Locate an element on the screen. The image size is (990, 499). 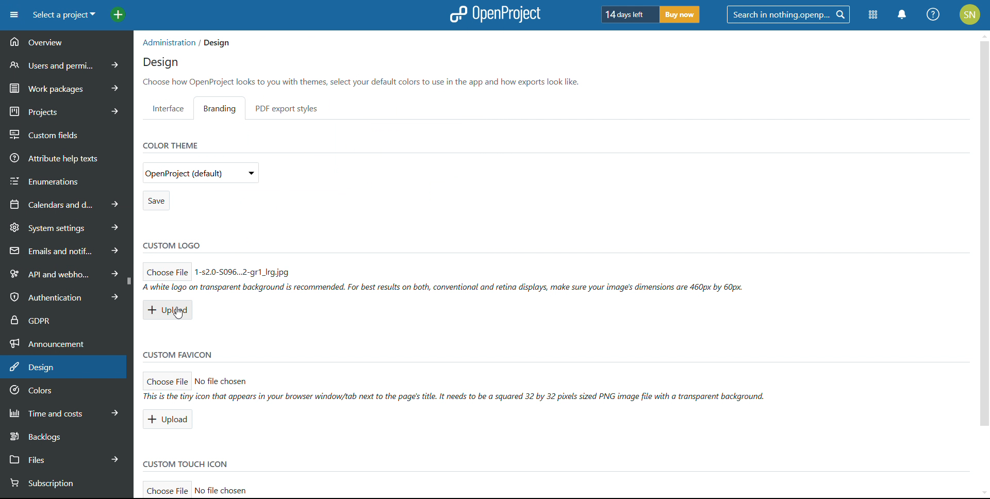
custom favicon is located at coordinates (178, 354).